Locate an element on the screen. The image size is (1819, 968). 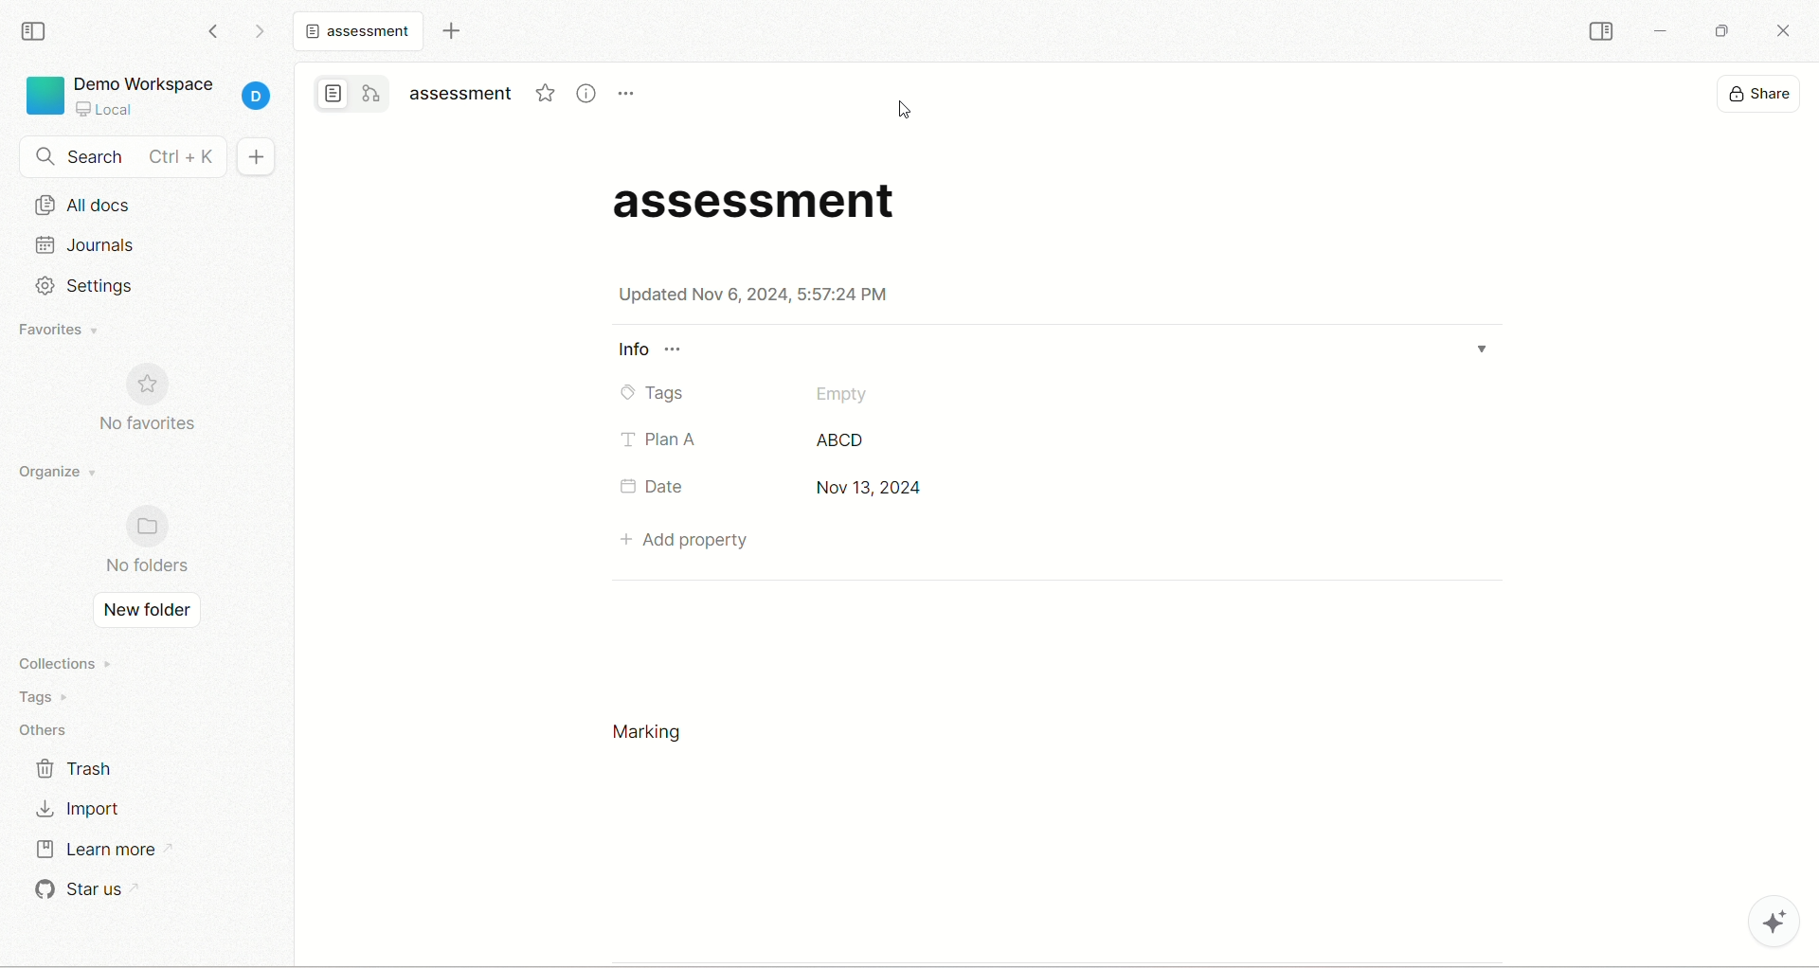
new tab is located at coordinates (451, 33).